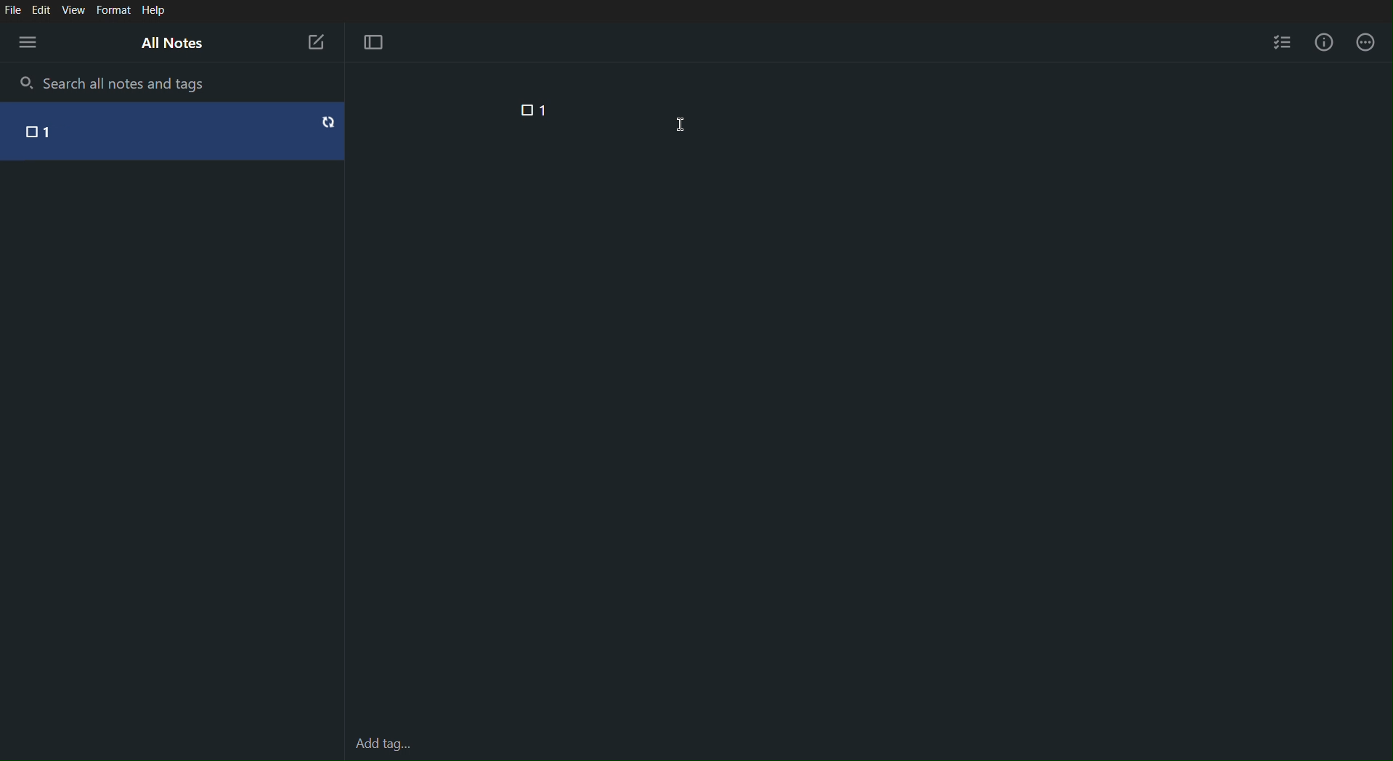  I want to click on Focus Mode, so click(373, 43).